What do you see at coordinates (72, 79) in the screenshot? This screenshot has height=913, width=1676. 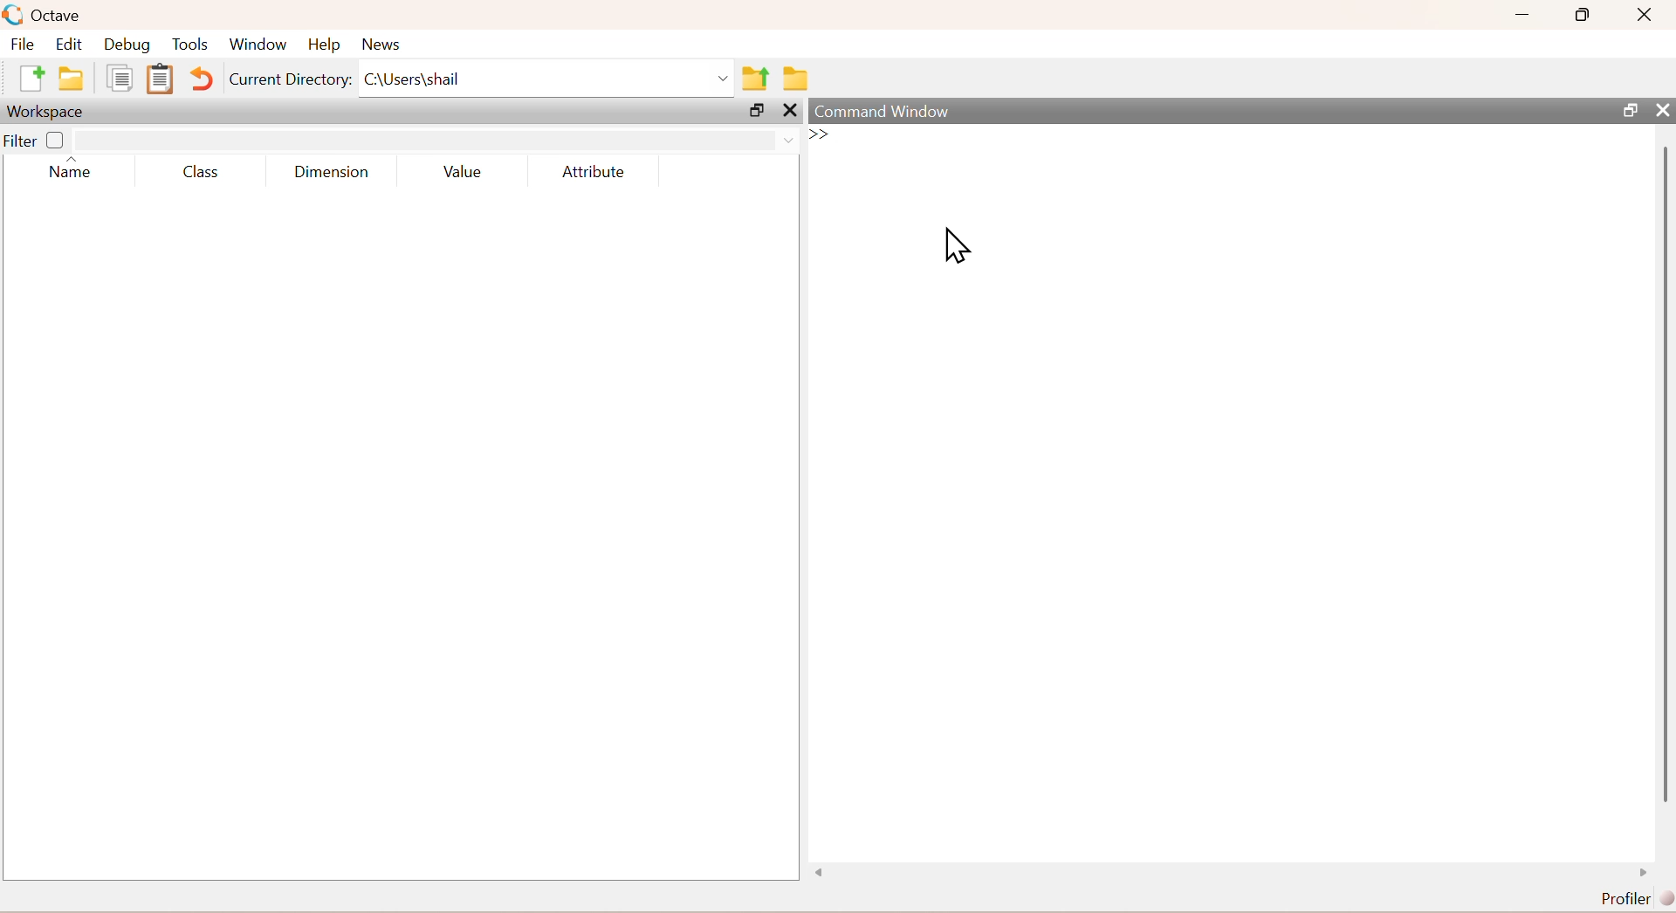 I see `folder` at bounding box center [72, 79].